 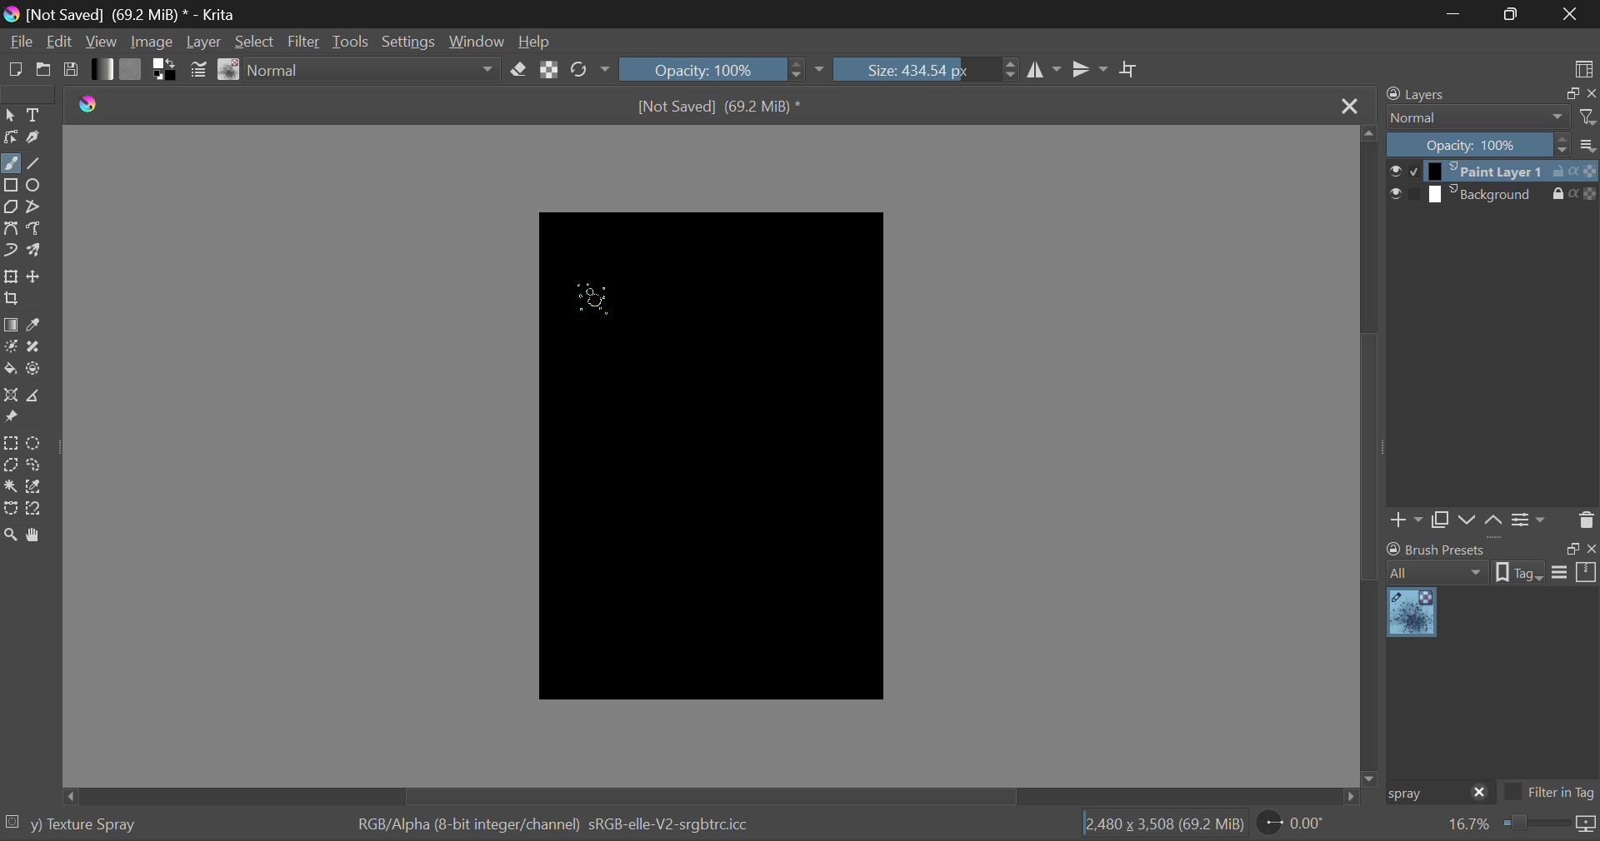 What do you see at coordinates (1590, 549) in the screenshot?
I see `close` at bounding box center [1590, 549].